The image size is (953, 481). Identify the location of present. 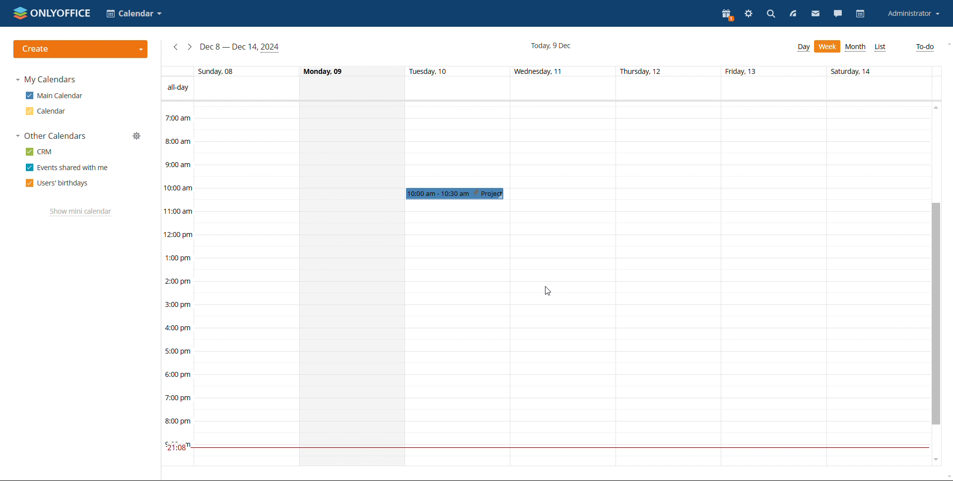
(728, 15).